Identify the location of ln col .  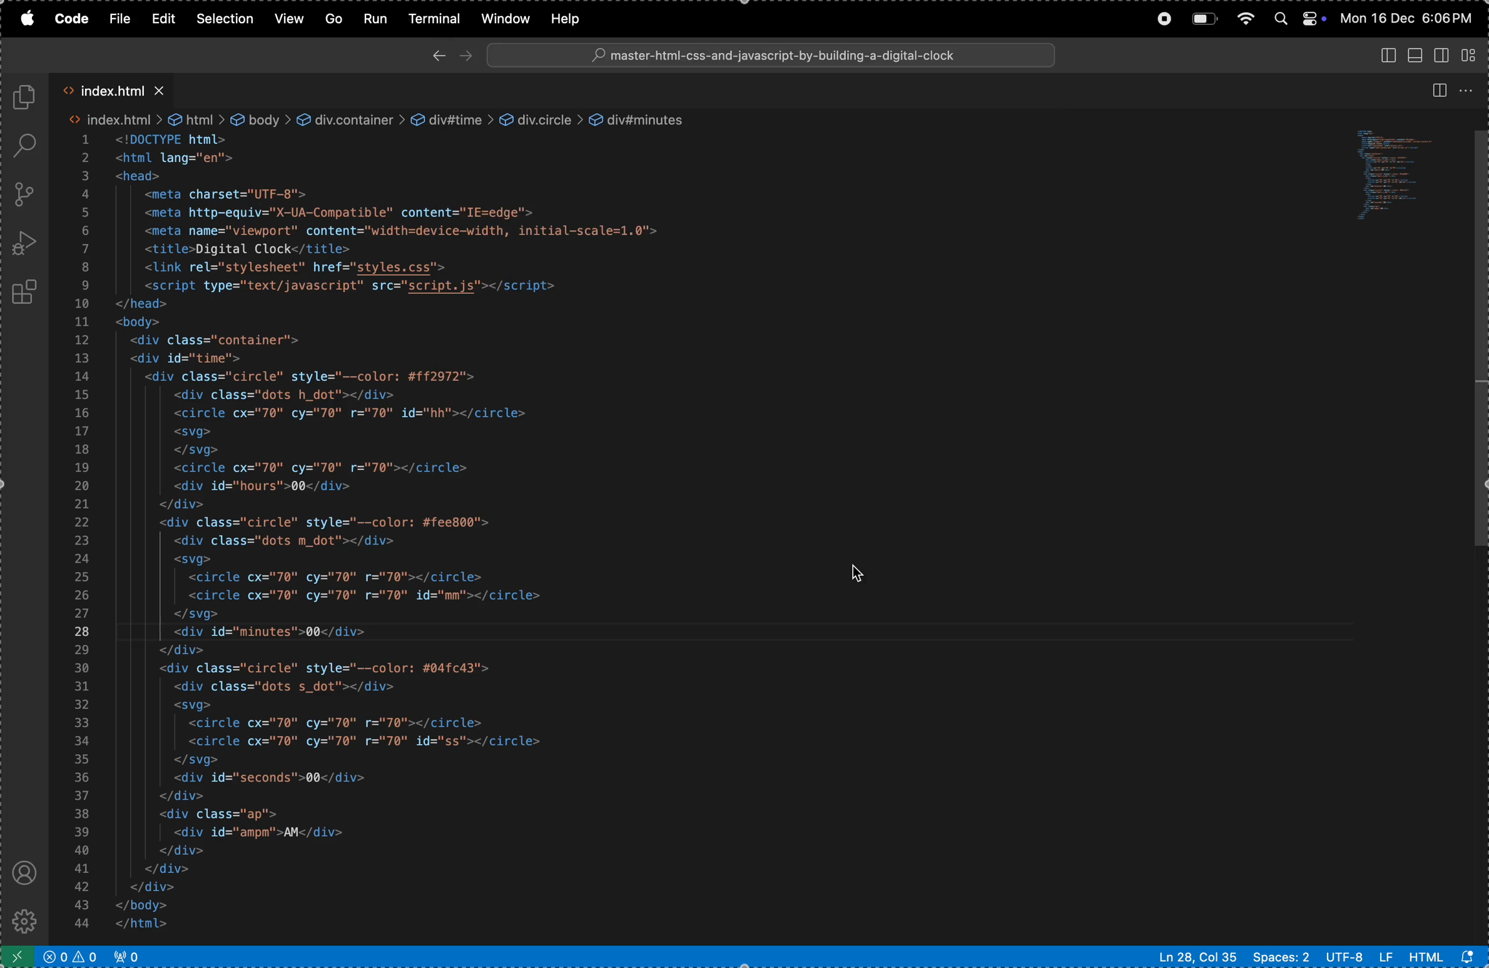
(1197, 956).